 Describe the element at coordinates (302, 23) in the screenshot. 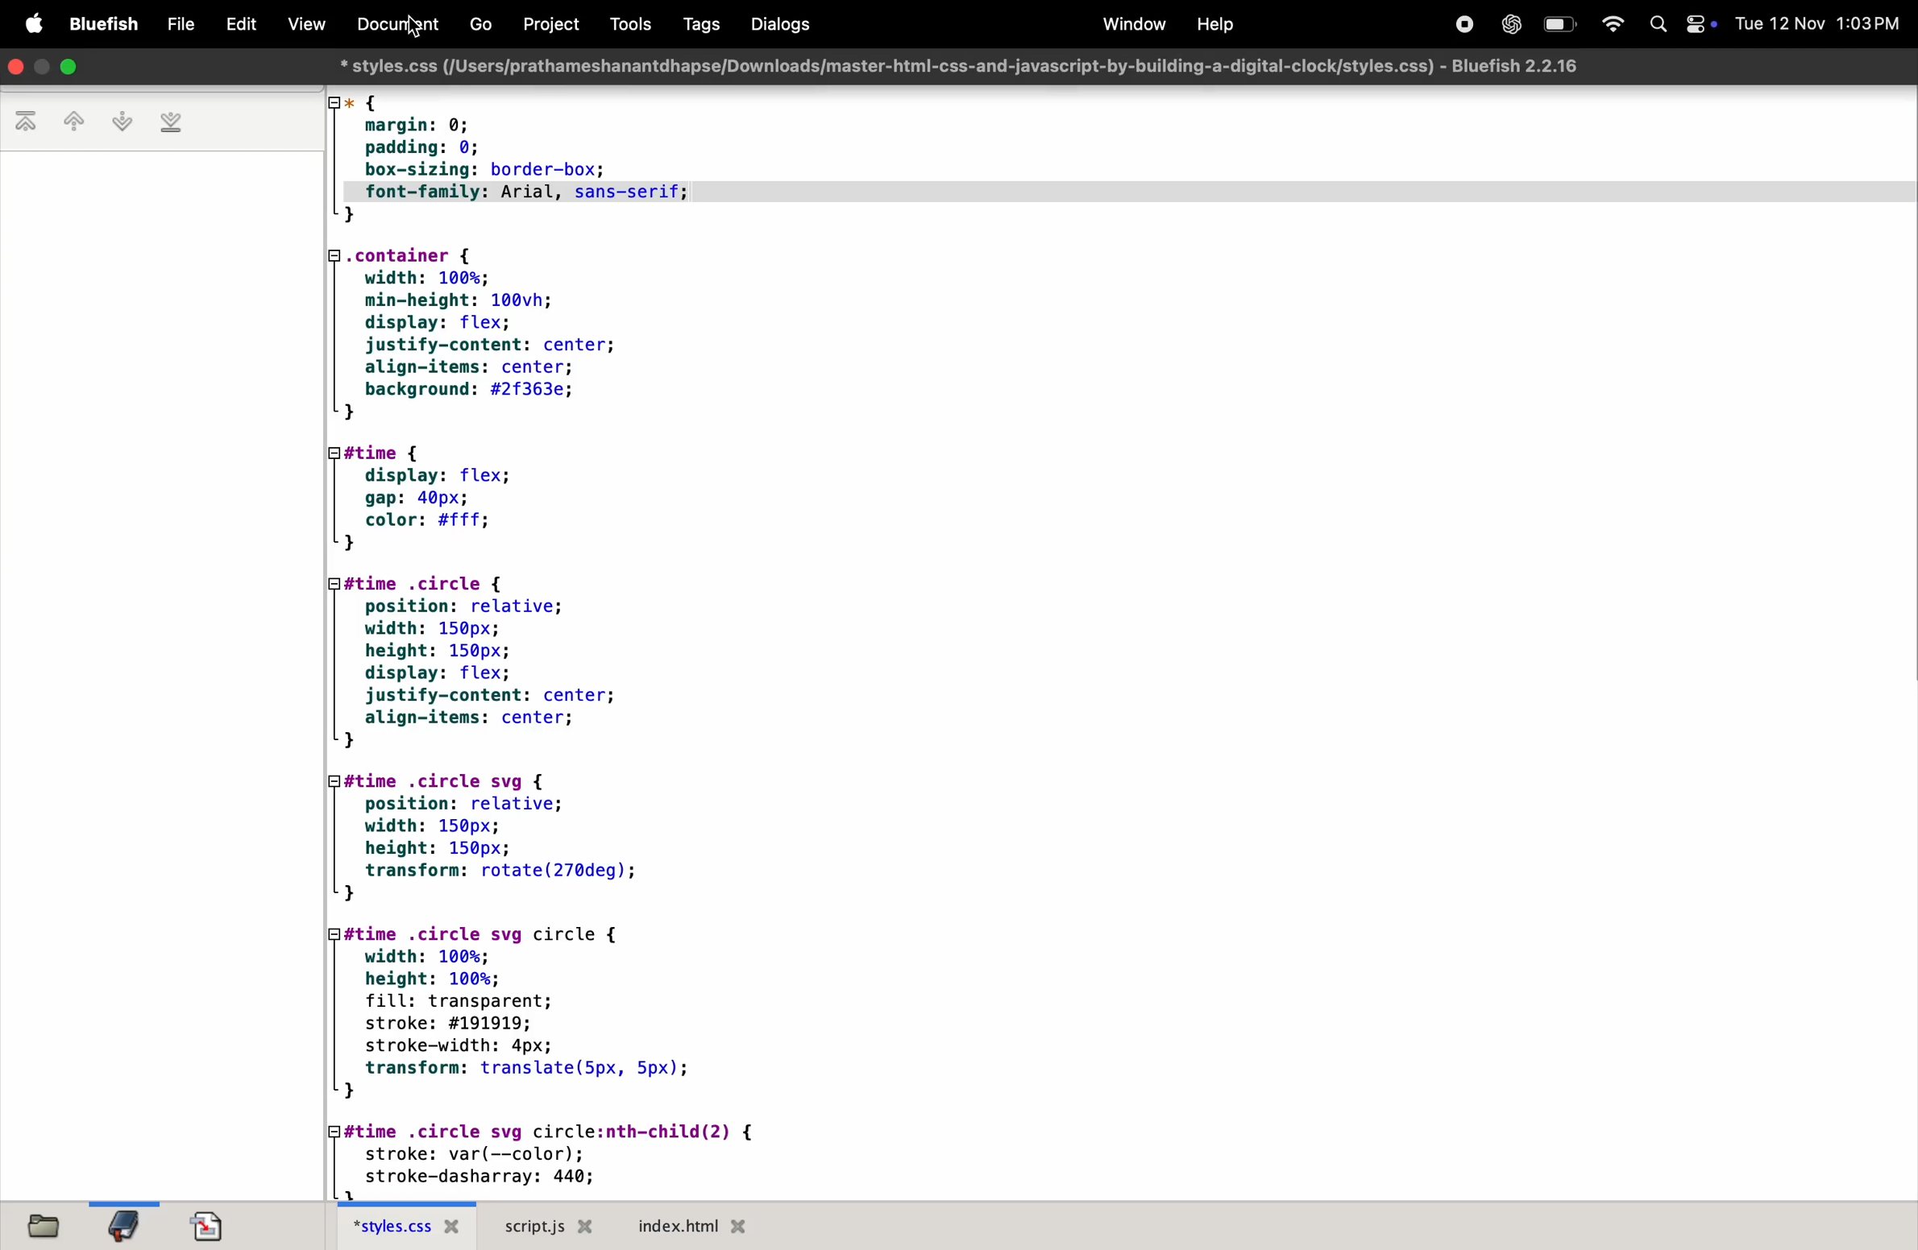

I see `View` at that location.